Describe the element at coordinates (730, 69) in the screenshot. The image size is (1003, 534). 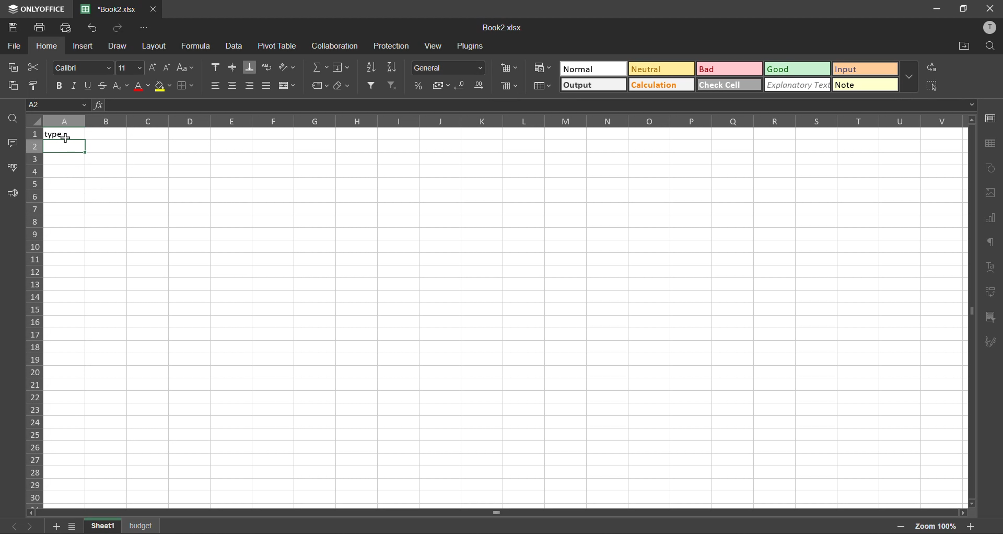
I see `bad` at that location.